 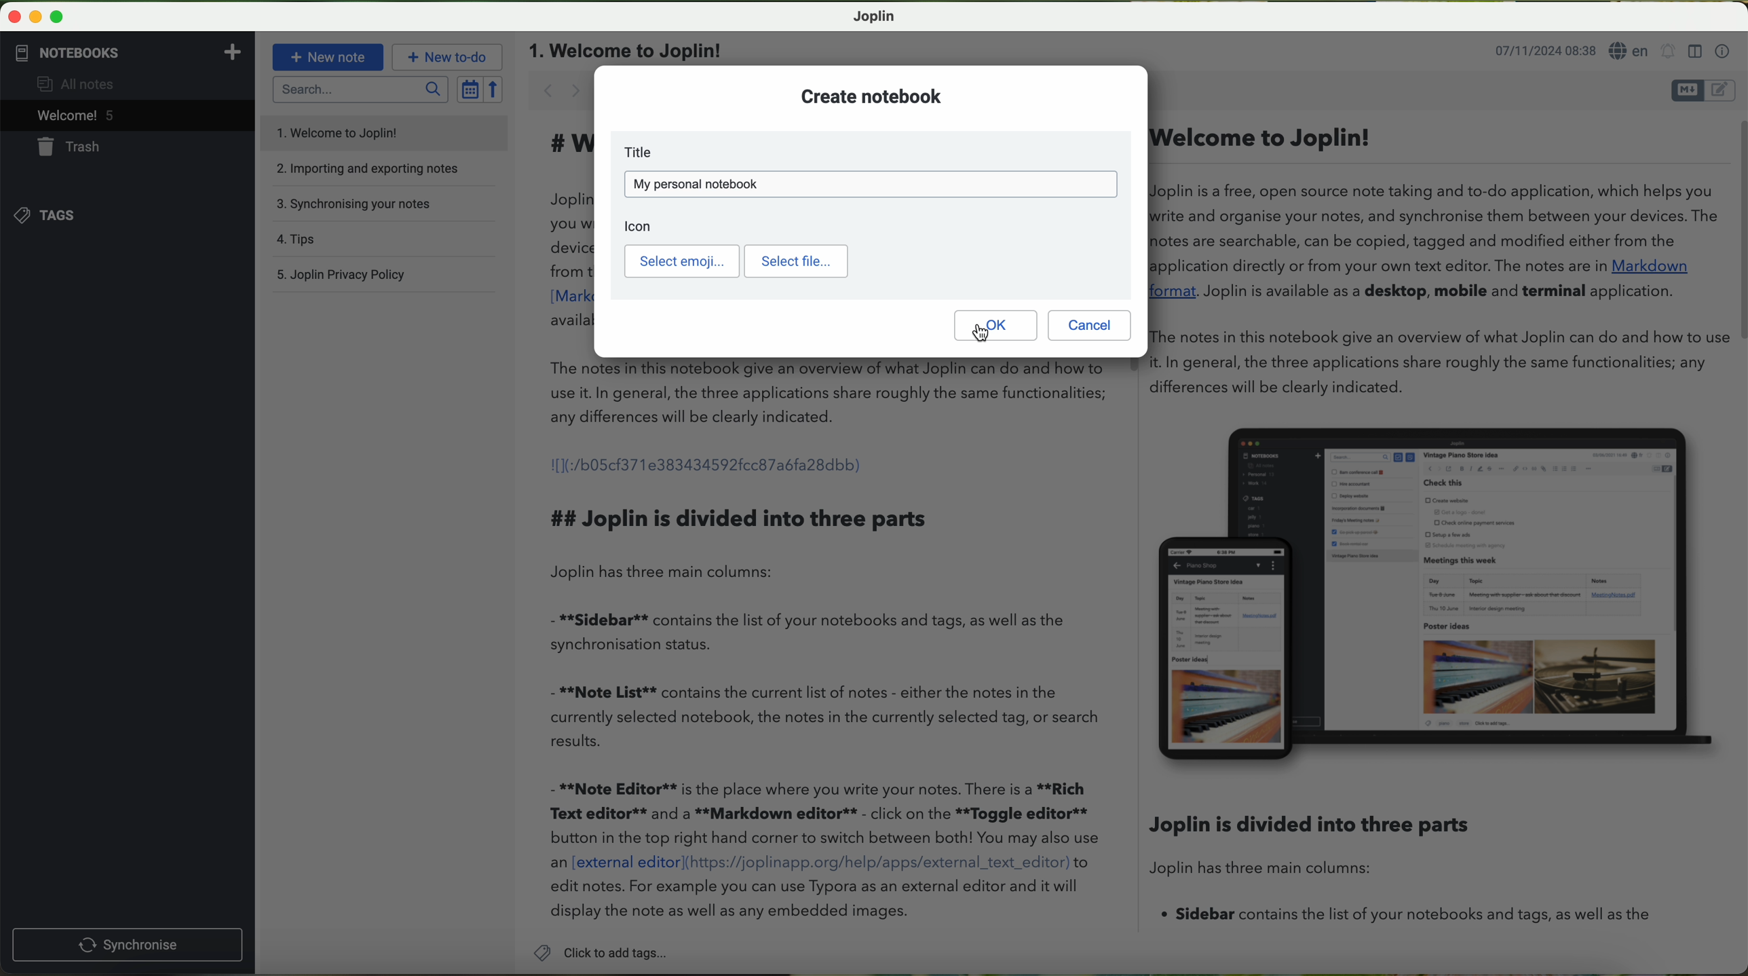 What do you see at coordinates (1723, 50) in the screenshot?
I see `note properties` at bounding box center [1723, 50].